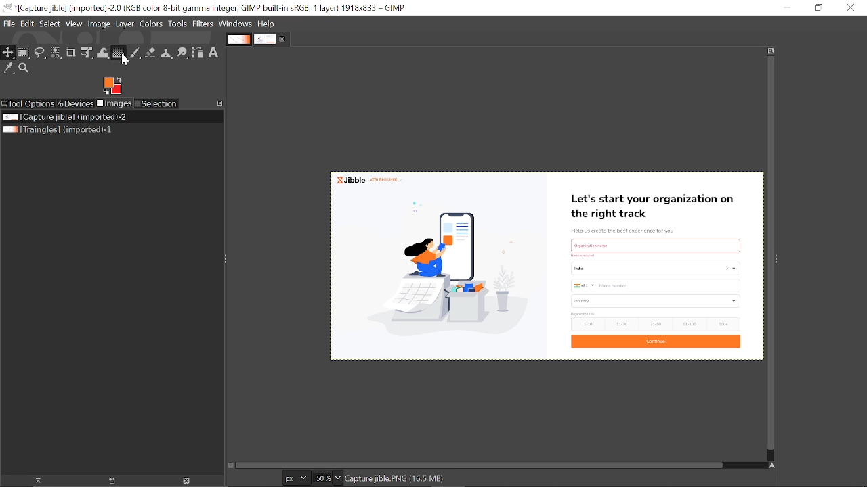 The width and height of the screenshot is (867, 487). Describe the element at coordinates (125, 24) in the screenshot. I see `Layer` at that location.